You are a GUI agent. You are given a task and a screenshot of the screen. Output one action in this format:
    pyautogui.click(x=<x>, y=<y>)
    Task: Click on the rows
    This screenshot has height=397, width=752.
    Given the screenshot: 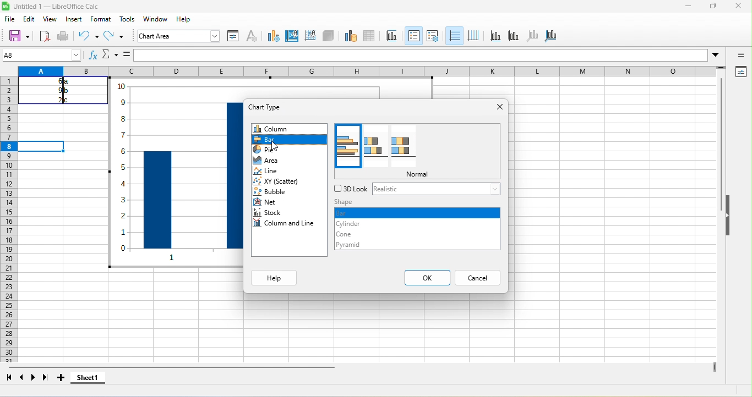 What is the action you would take?
    pyautogui.click(x=10, y=231)
    